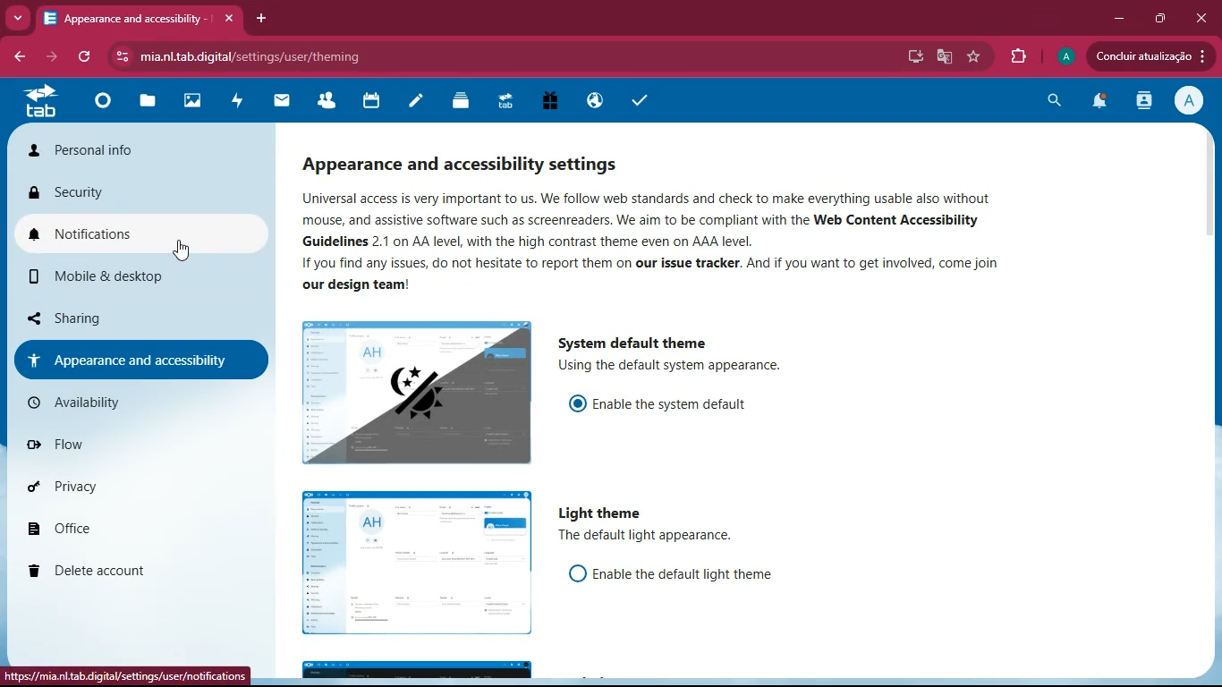 Image resolution: width=1222 pixels, height=687 pixels. Describe the element at coordinates (377, 101) in the screenshot. I see `calendar` at that location.